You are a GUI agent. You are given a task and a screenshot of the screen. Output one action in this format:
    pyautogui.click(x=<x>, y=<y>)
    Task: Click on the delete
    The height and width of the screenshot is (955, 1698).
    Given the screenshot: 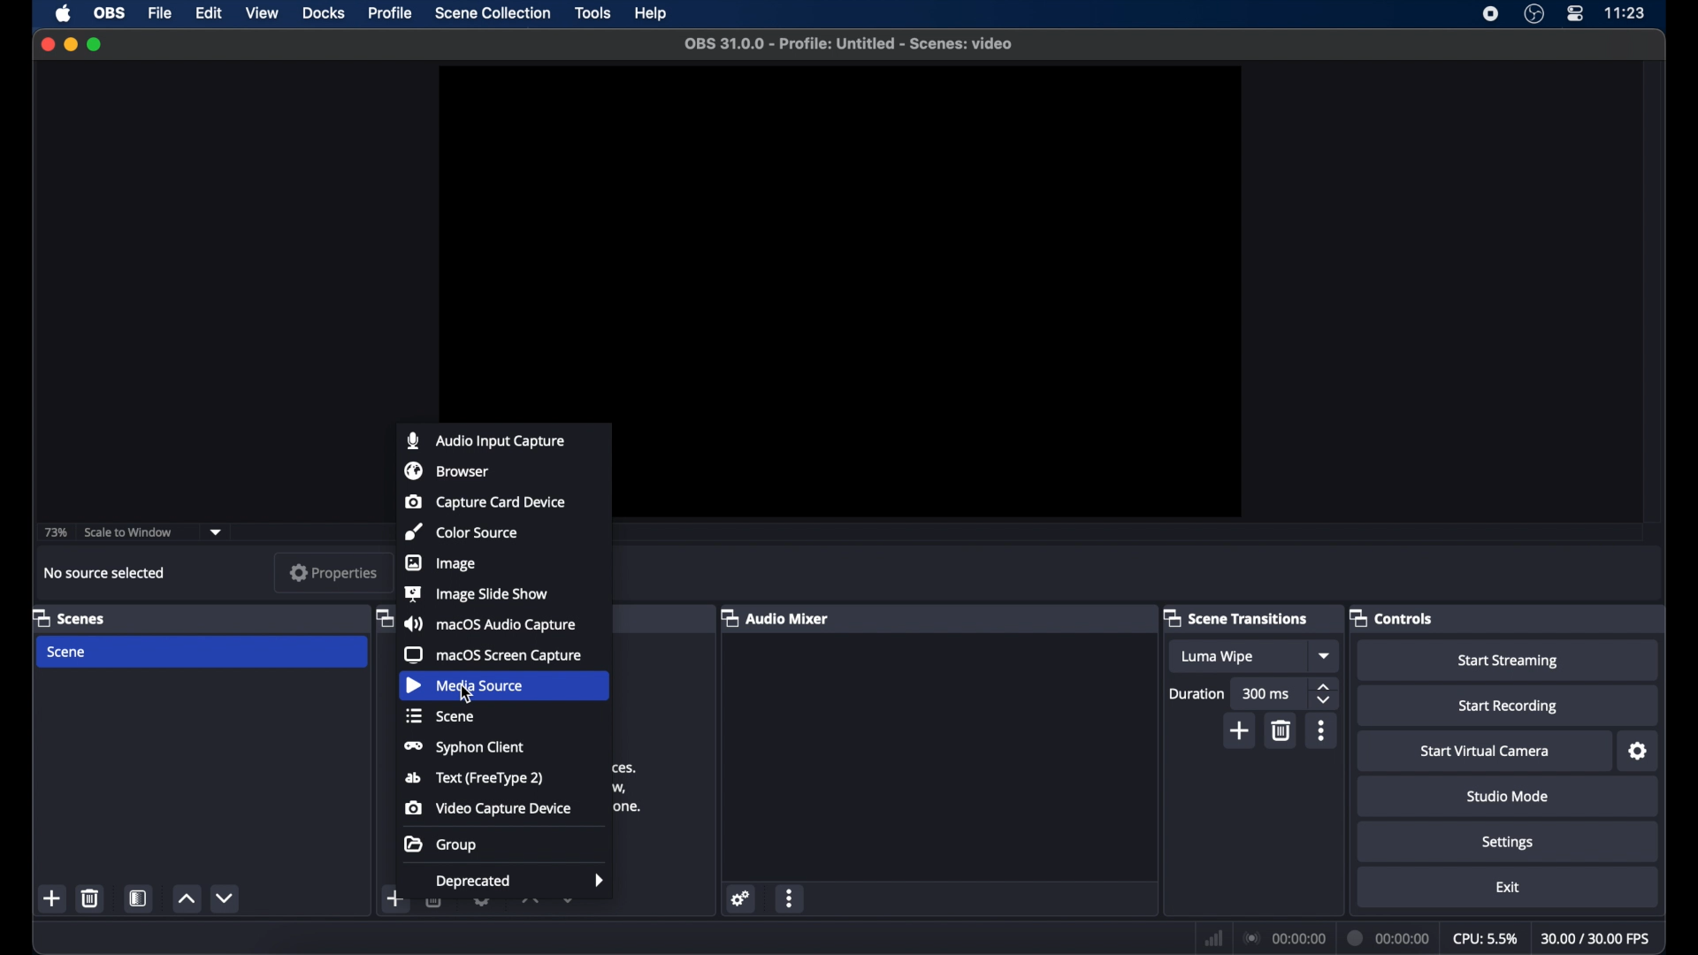 What is the action you would take?
    pyautogui.click(x=435, y=904)
    